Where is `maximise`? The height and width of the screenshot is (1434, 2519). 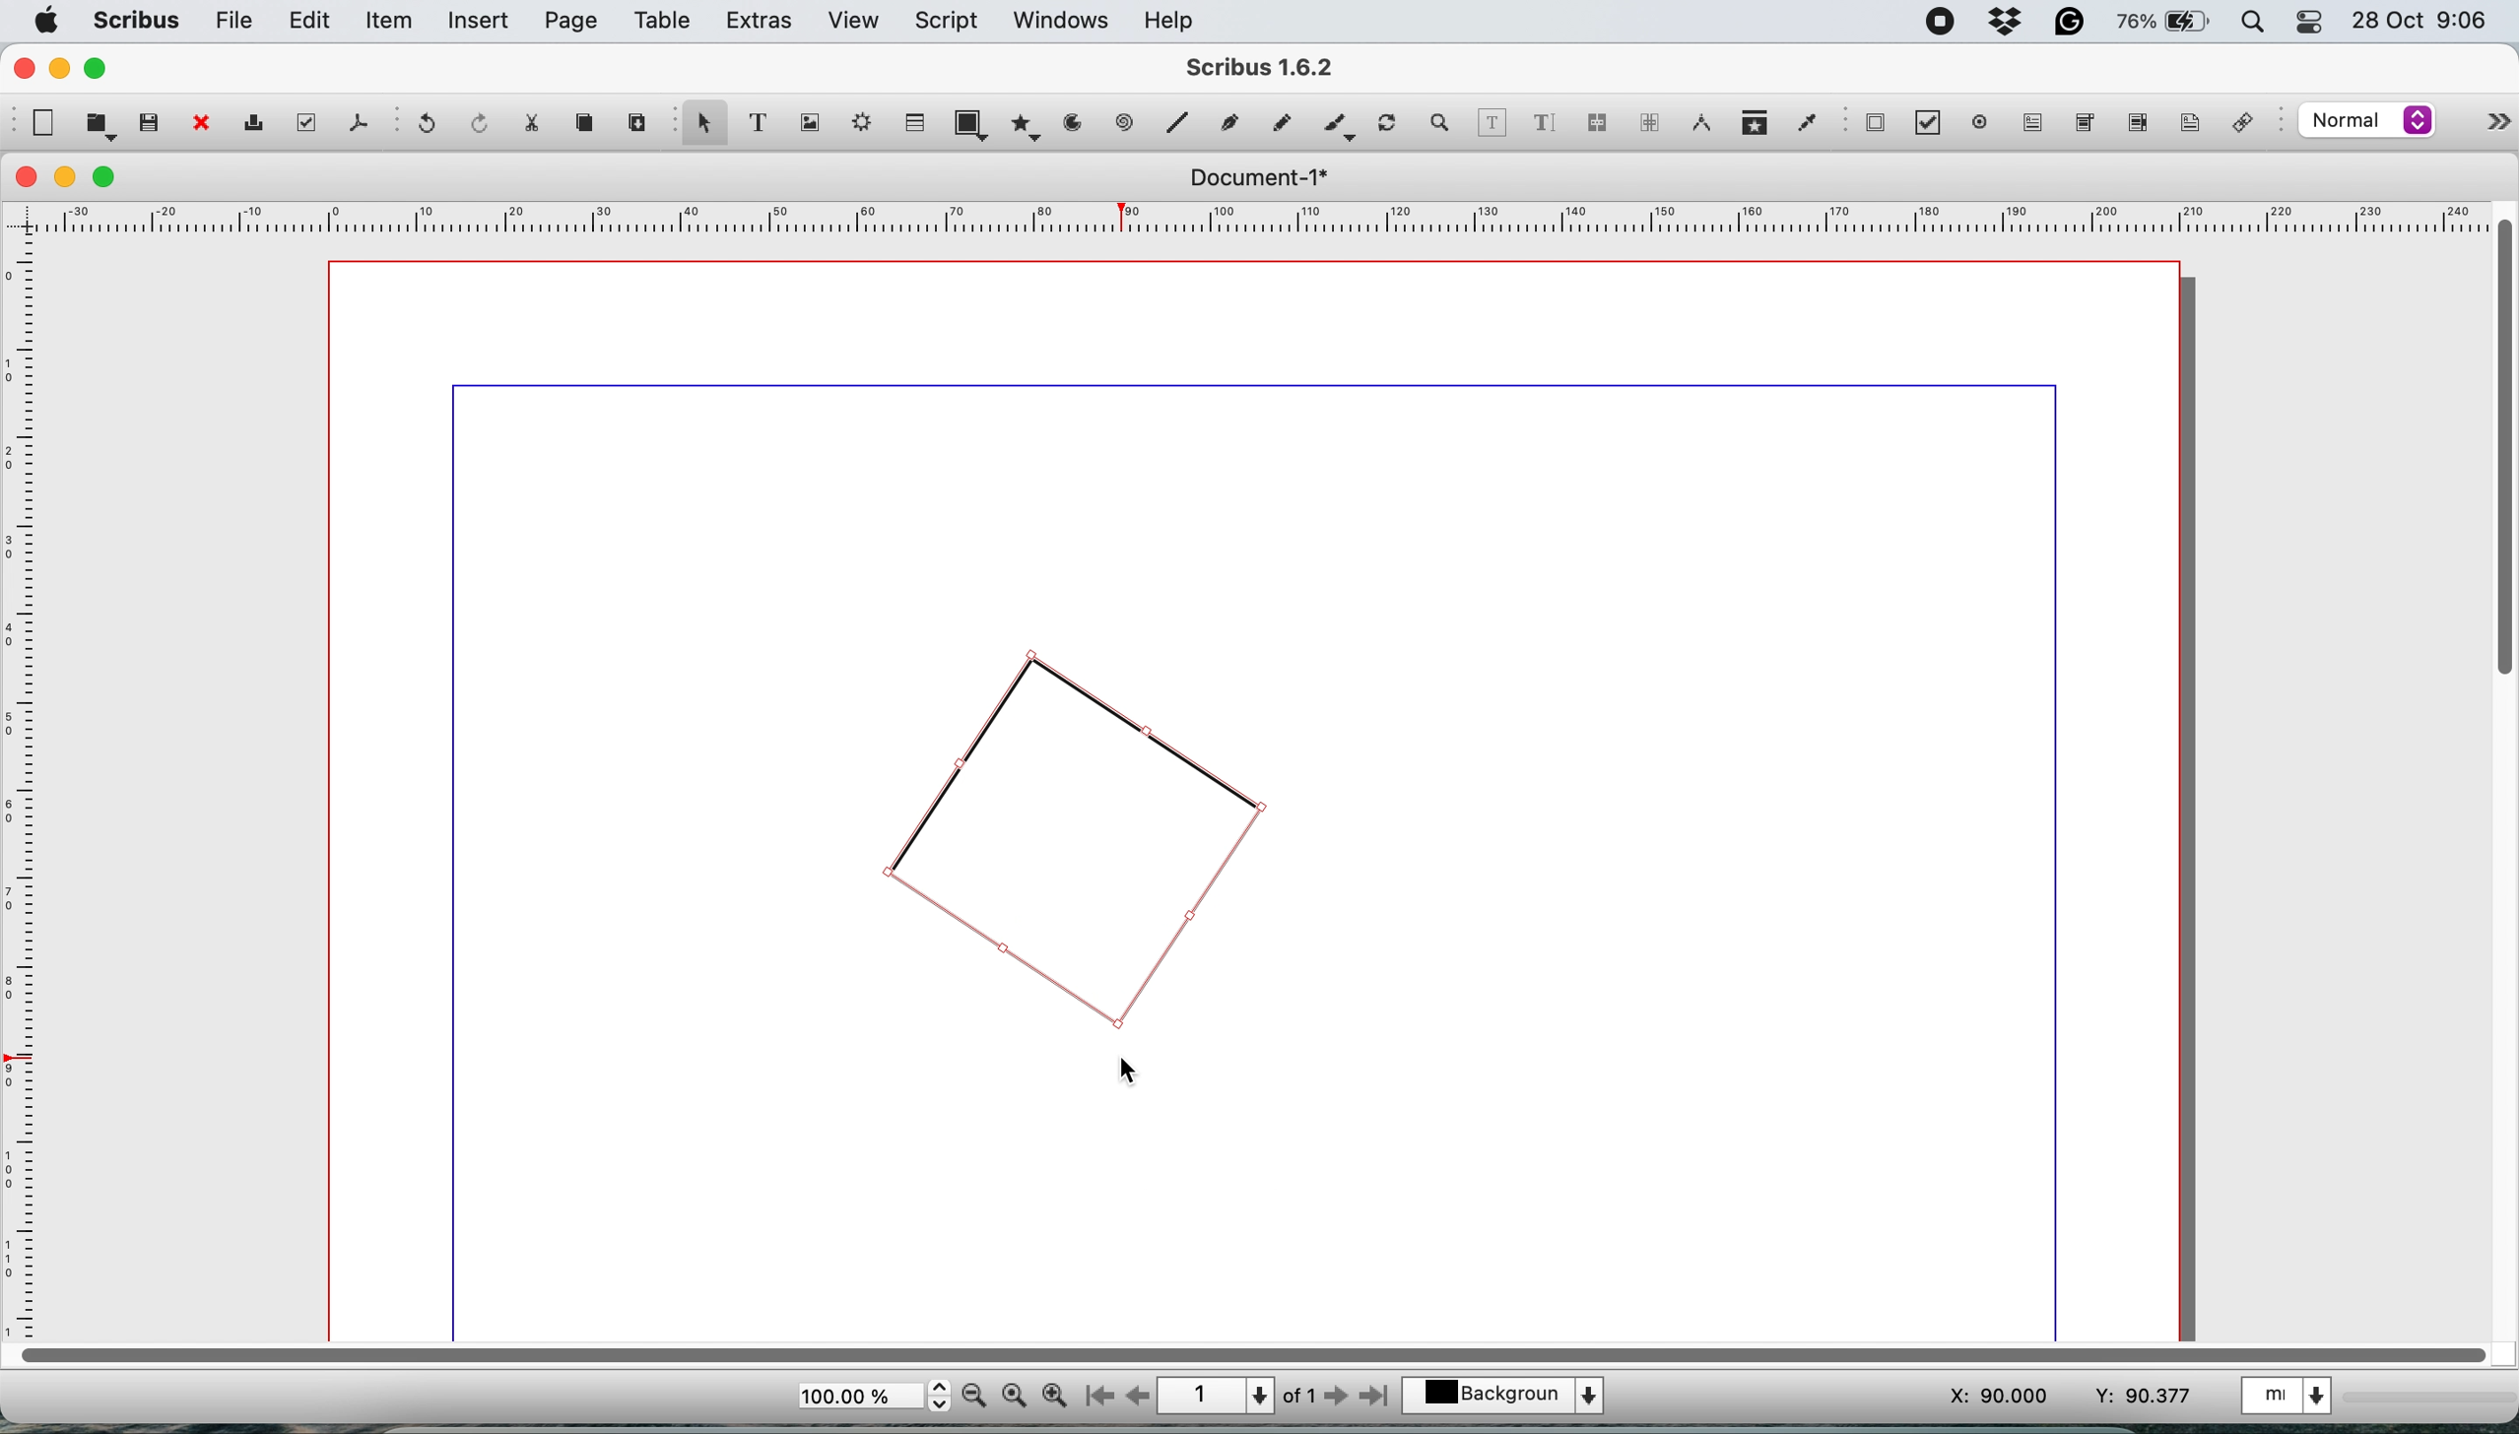 maximise is located at coordinates (101, 69).